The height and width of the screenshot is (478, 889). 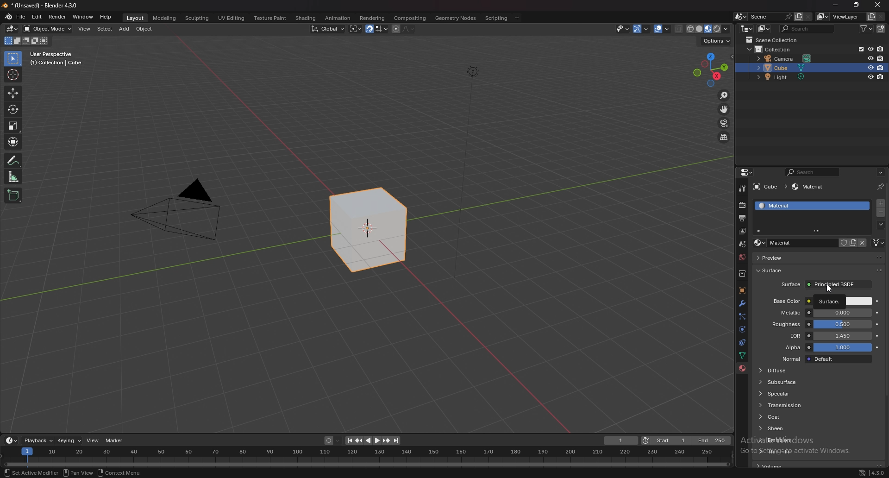 What do you see at coordinates (801, 206) in the screenshot?
I see `material` at bounding box center [801, 206].